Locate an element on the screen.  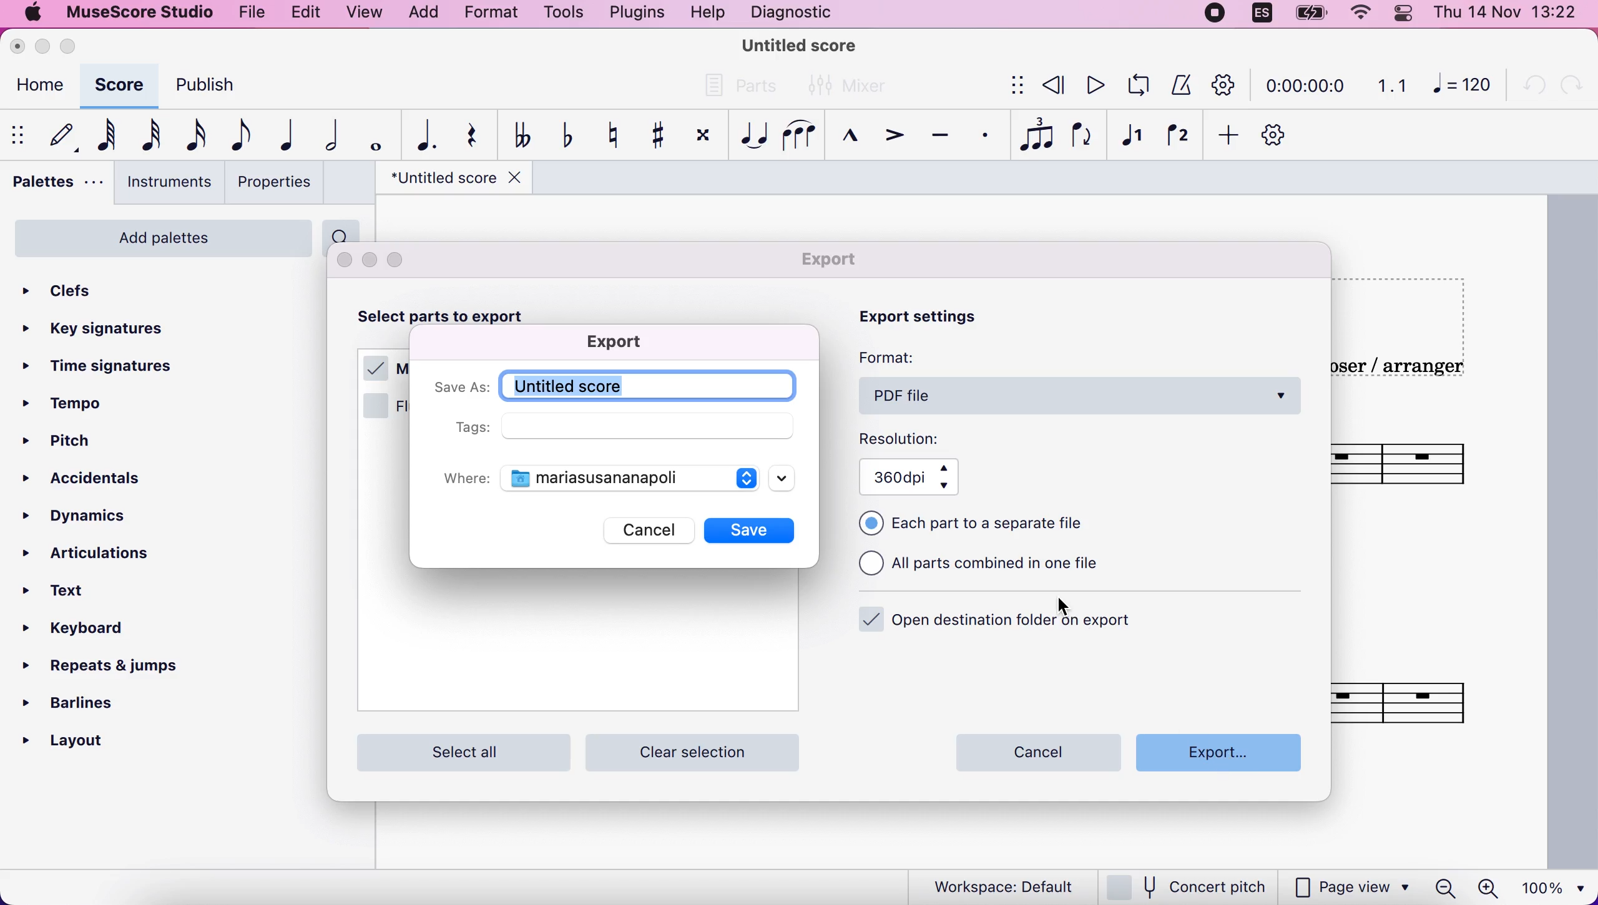
format is located at coordinates (493, 14).